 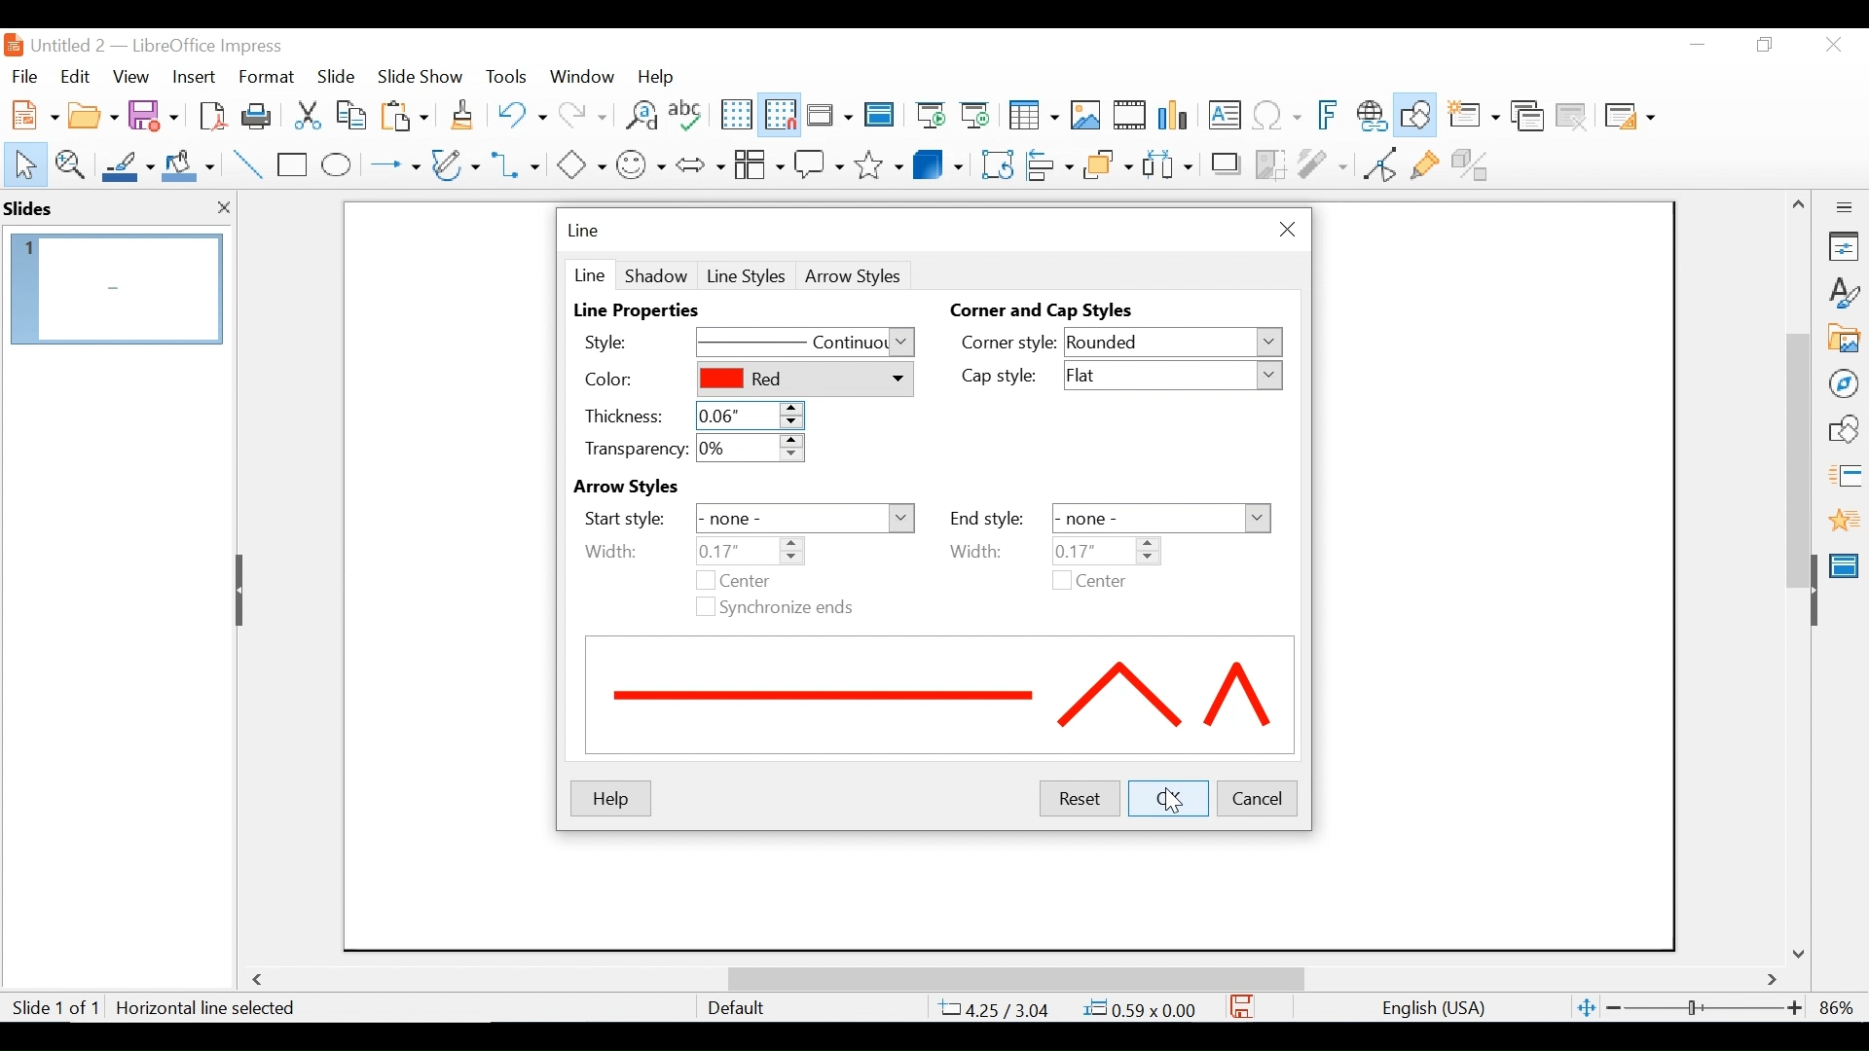 I want to click on Insert Textbox, so click(x=1223, y=117).